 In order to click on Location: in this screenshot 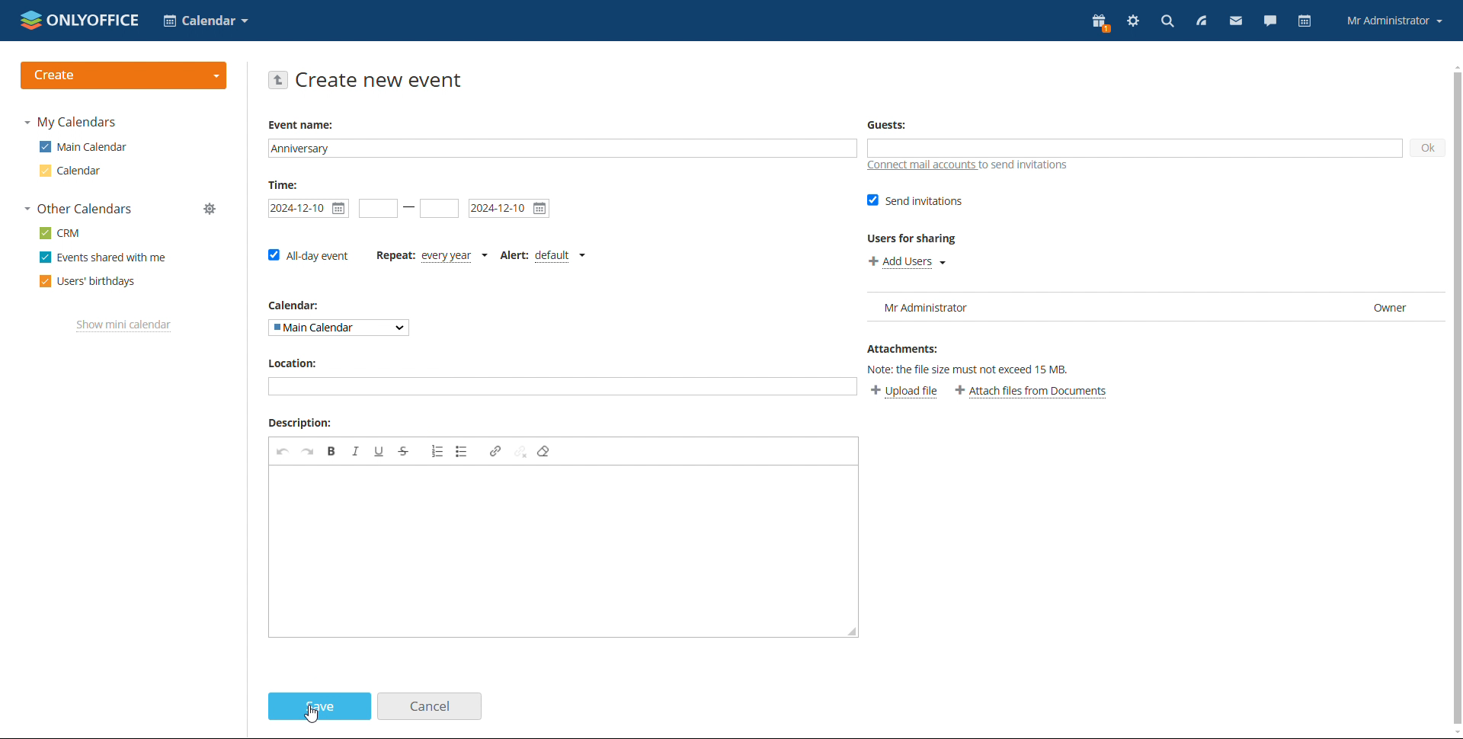, I will do `click(290, 363)`.